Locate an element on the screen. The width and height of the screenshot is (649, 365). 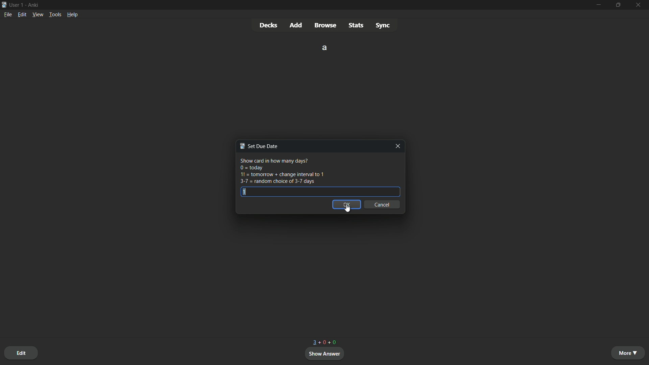
1 is located at coordinates (242, 192).